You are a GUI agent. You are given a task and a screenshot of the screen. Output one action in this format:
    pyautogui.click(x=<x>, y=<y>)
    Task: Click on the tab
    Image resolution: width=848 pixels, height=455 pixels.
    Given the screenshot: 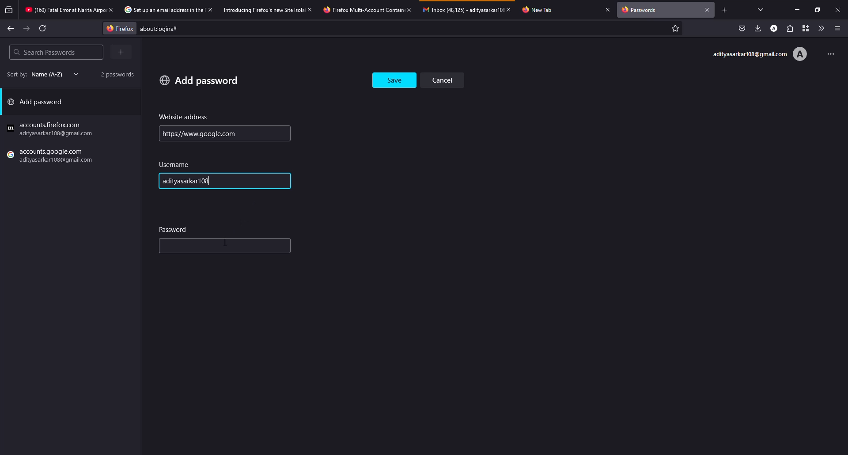 What is the action you would take?
    pyautogui.click(x=263, y=9)
    